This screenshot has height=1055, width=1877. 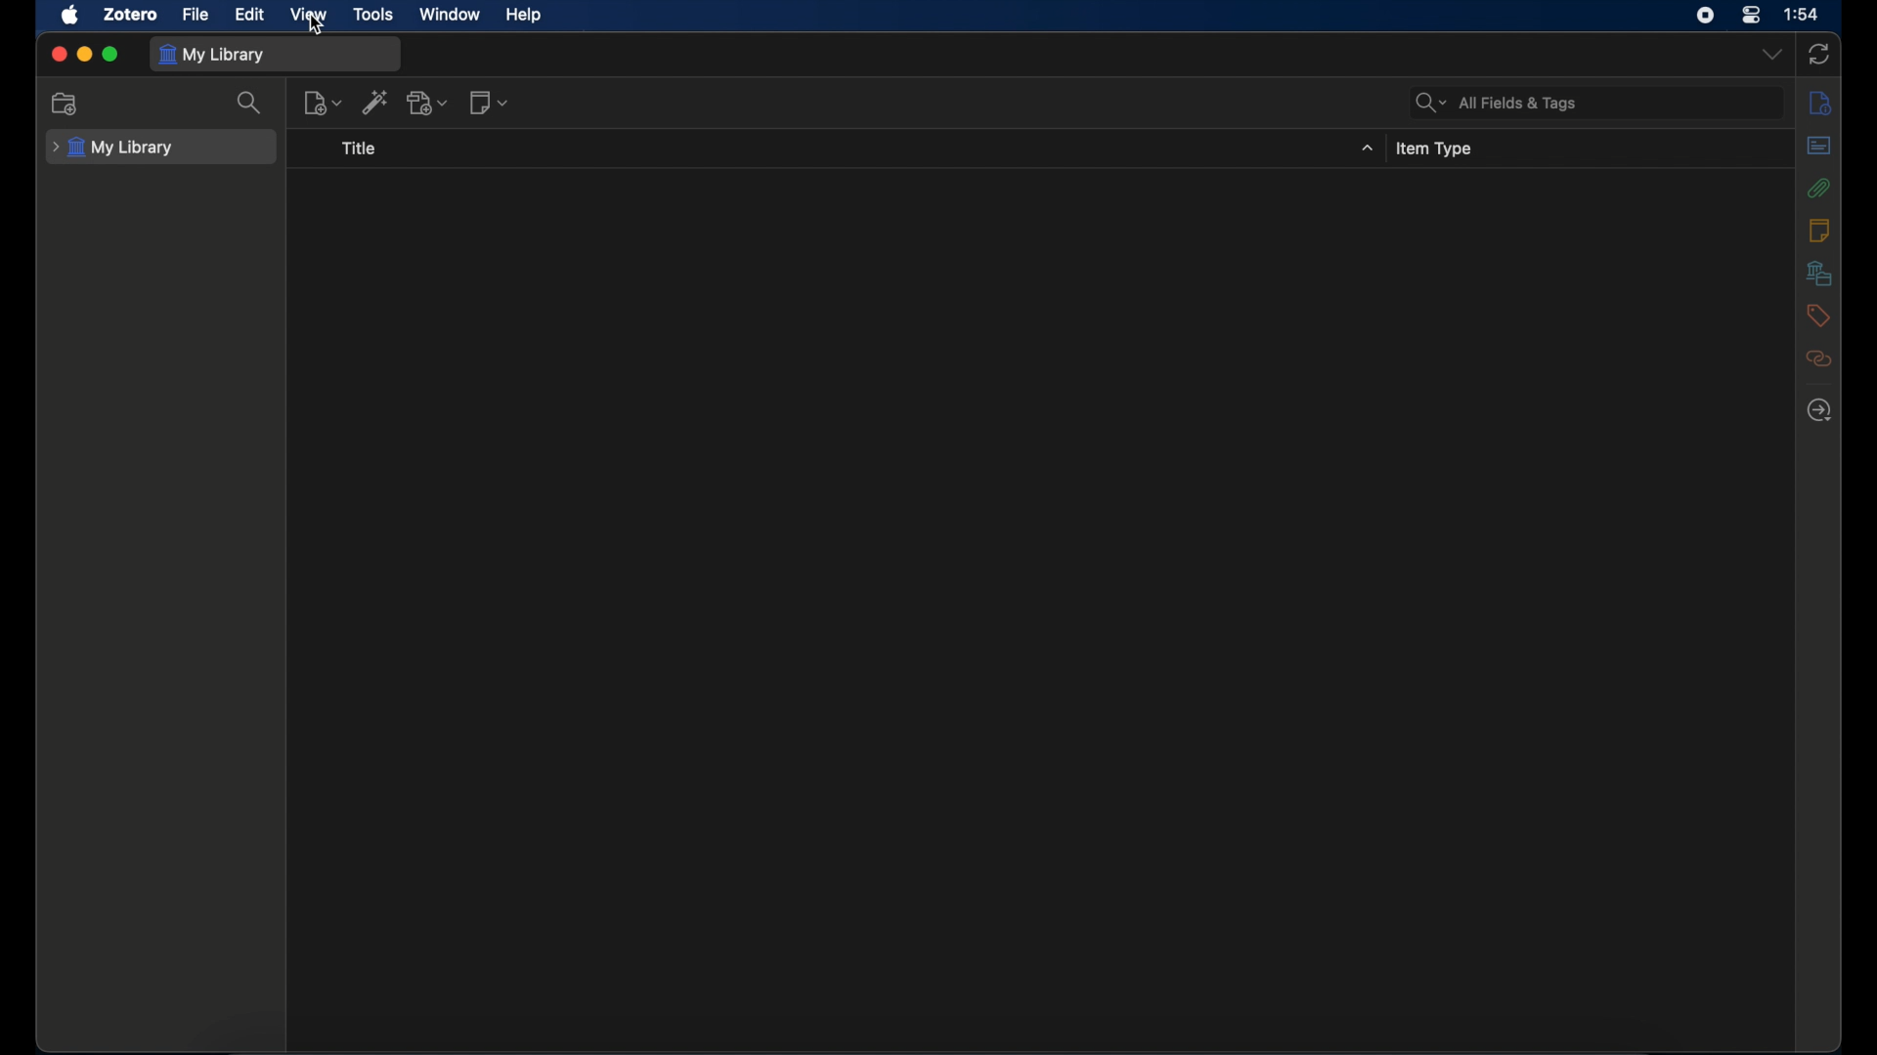 I want to click on add item by identifier, so click(x=376, y=102).